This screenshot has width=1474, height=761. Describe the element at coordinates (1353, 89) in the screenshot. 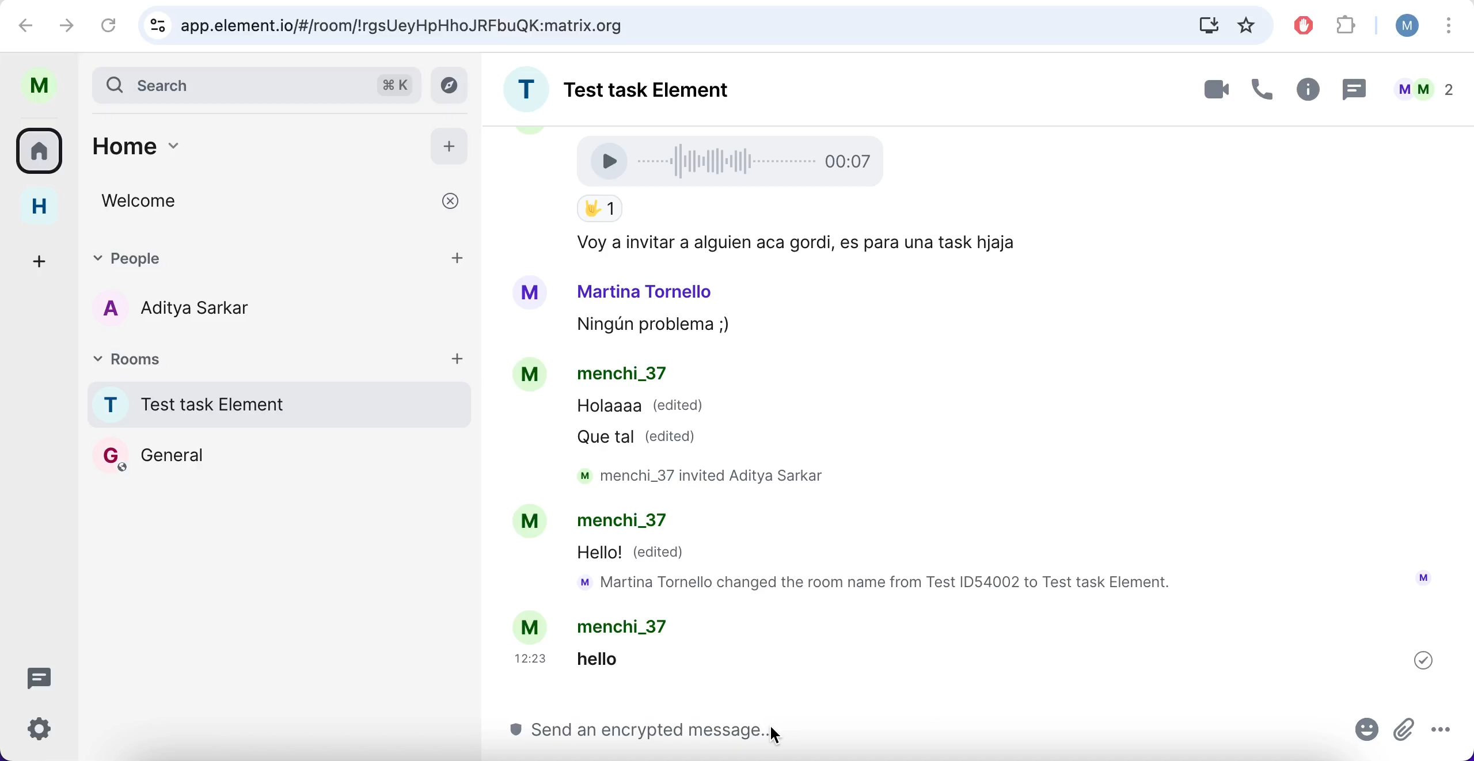

I see `thread` at that location.